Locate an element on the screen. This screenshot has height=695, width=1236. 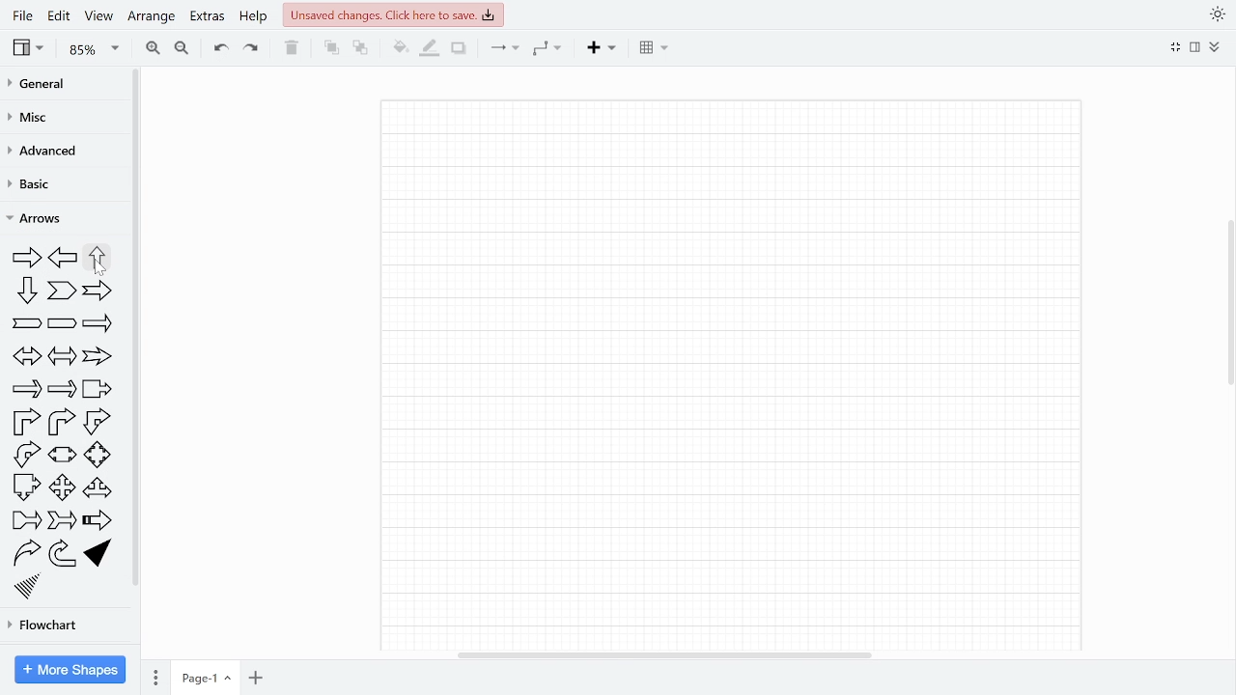
Redo is located at coordinates (252, 49).